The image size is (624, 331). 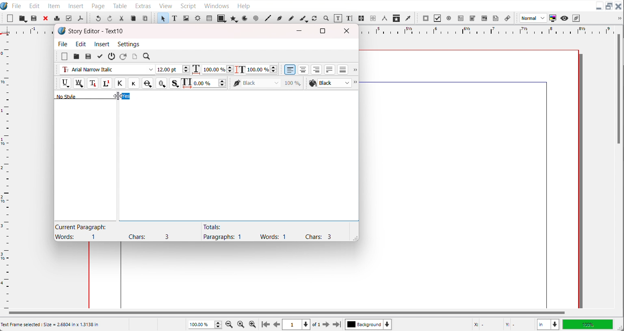 What do you see at coordinates (206, 325) in the screenshot?
I see `Adjust Zoom` at bounding box center [206, 325].